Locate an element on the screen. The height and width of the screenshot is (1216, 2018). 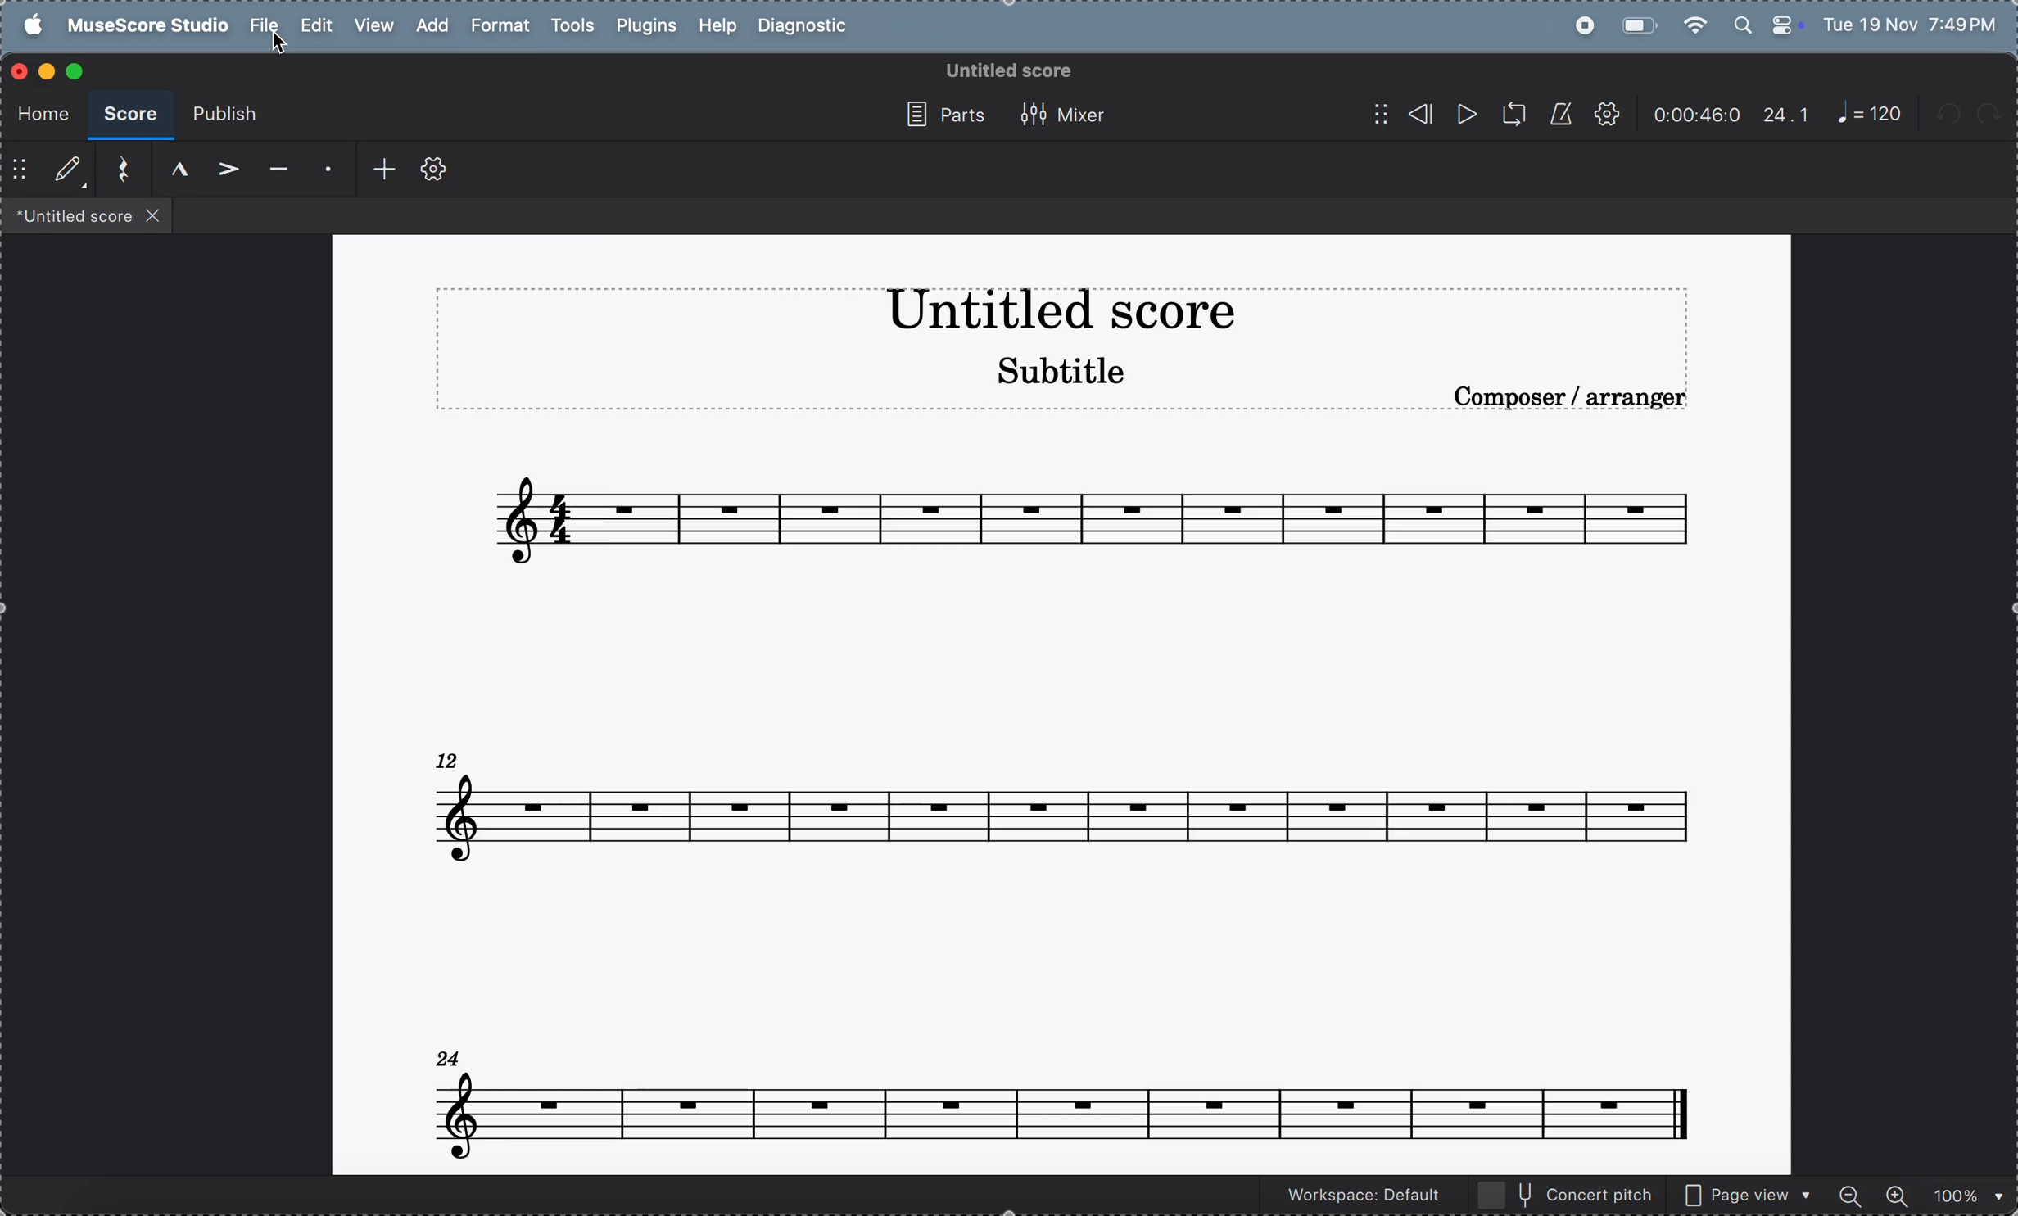
view is located at coordinates (373, 26).